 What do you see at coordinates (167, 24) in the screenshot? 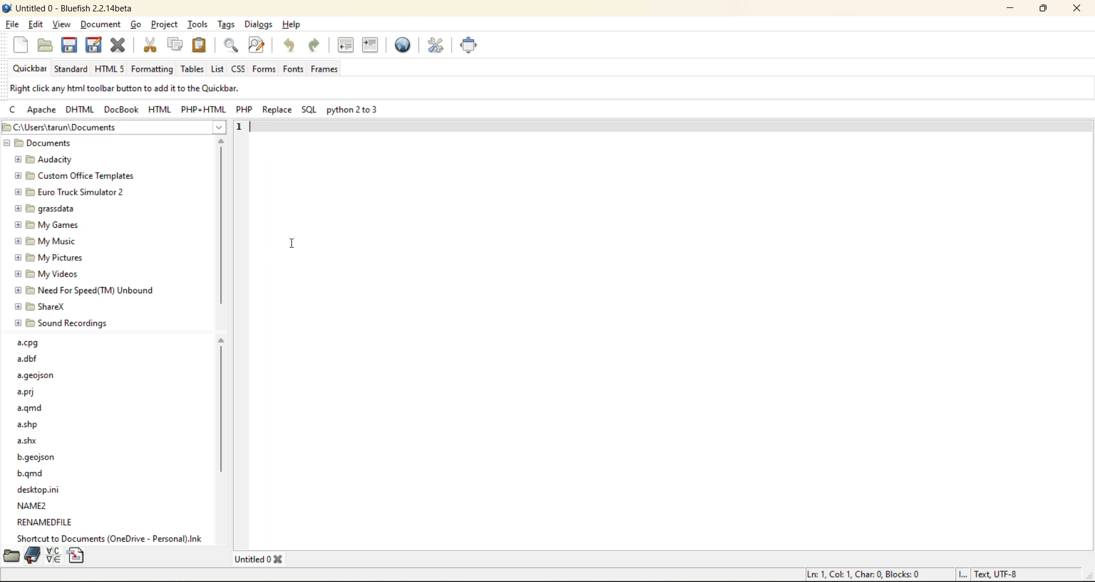
I see `project` at bounding box center [167, 24].